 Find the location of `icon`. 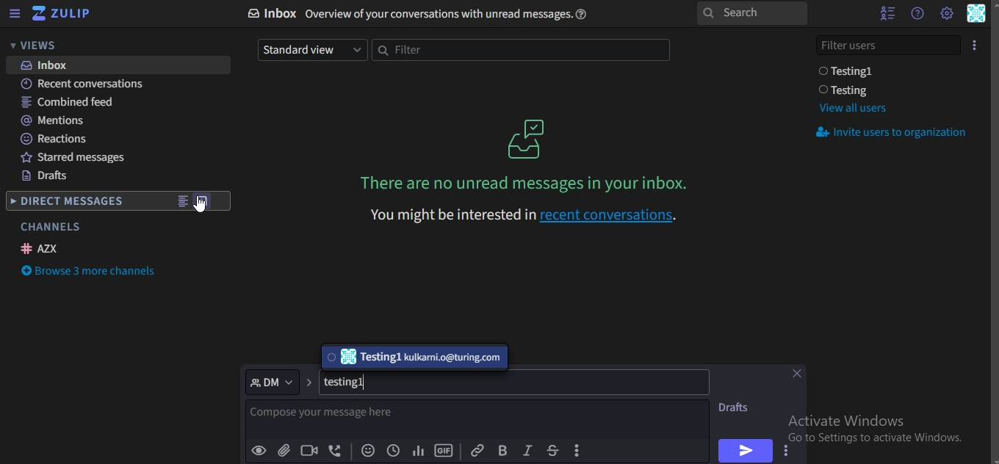

icon is located at coordinates (62, 14).